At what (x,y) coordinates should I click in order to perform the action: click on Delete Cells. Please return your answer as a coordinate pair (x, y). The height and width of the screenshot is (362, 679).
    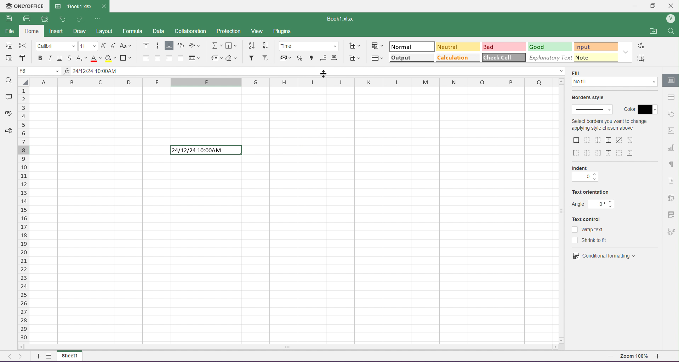
    Looking at the image, I should click on (355, 58).